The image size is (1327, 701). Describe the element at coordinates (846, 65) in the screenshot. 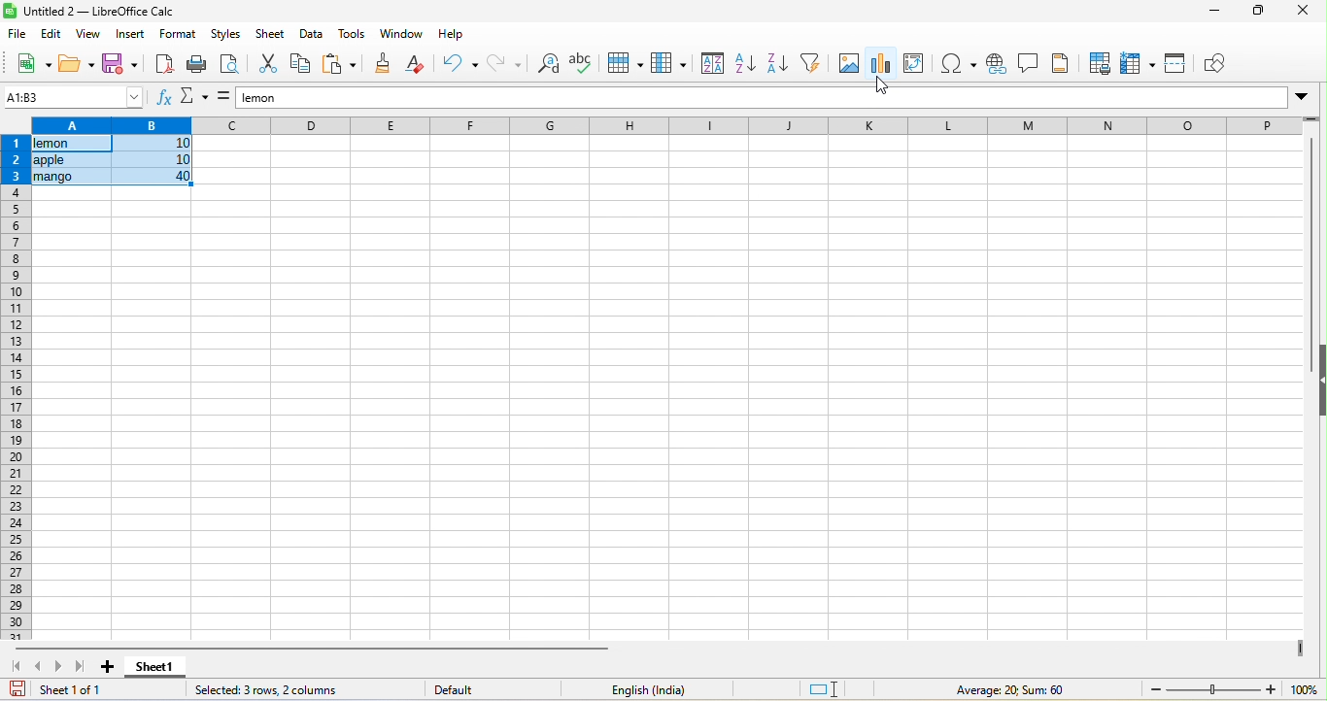

I see `image` at that location.